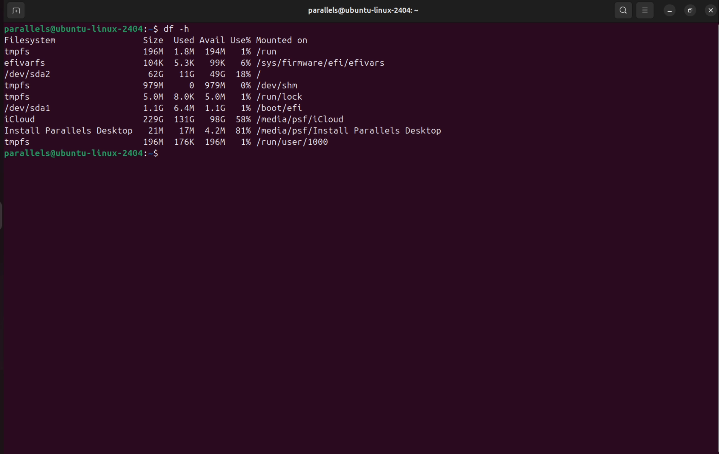 This screenshot has width=719, height=454. I want to click on /media/psf/ install parallels, so click(352, 131).